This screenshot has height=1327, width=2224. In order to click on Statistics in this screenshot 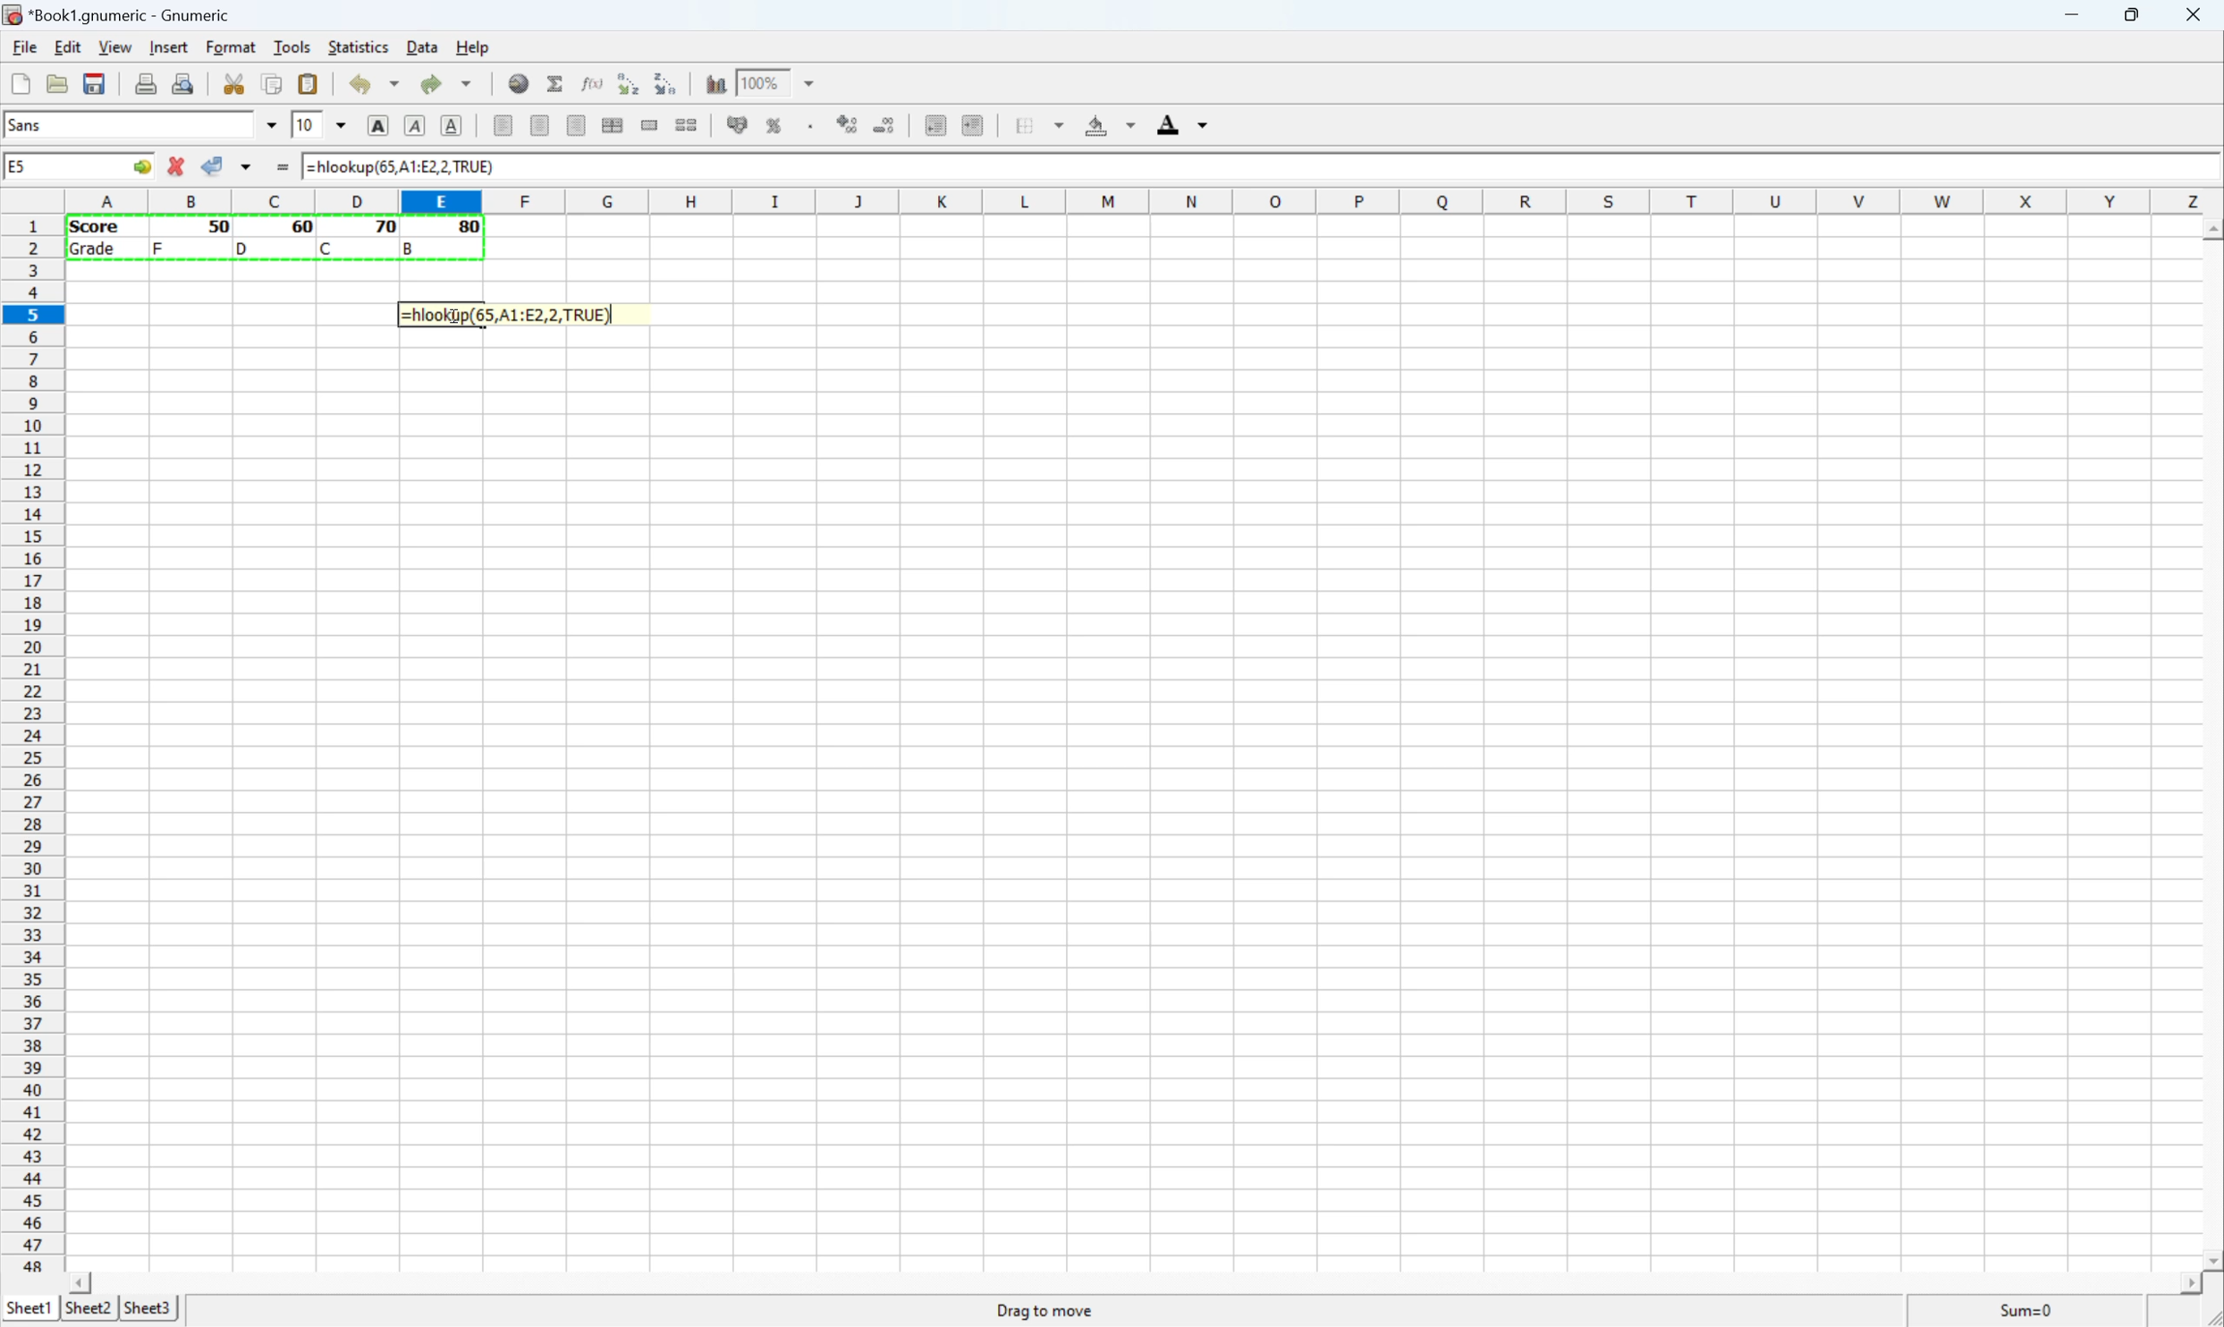, I will do `click(359, 45)`.